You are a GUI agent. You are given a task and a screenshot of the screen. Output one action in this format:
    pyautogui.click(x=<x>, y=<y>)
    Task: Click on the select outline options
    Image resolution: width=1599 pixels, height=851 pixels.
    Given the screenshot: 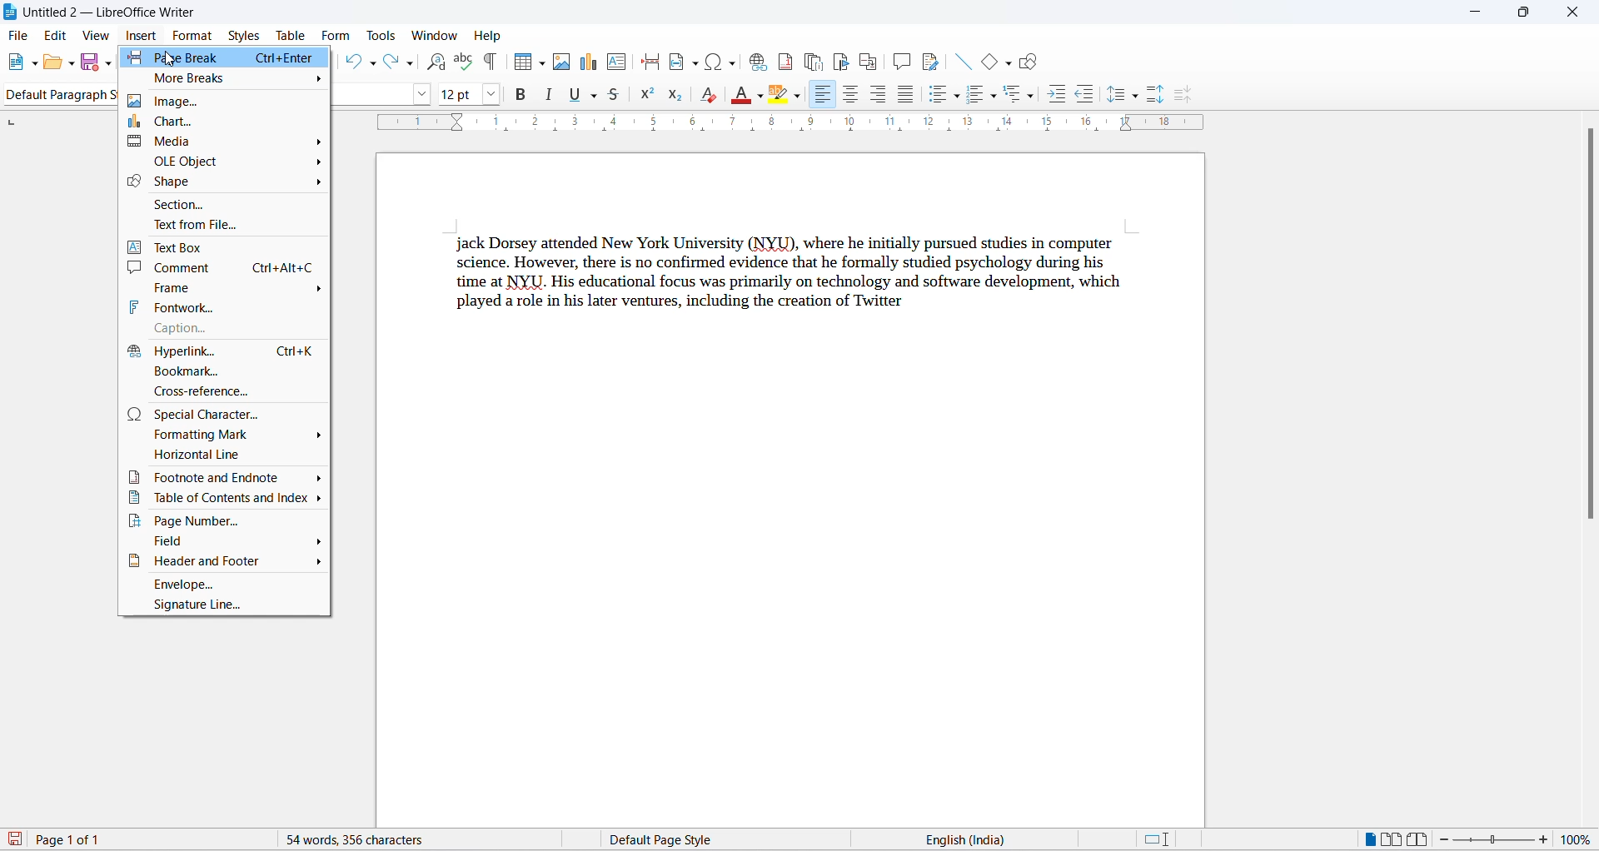 What is the action you would take?
    pyautogui.click(x=1036, y=99)
    